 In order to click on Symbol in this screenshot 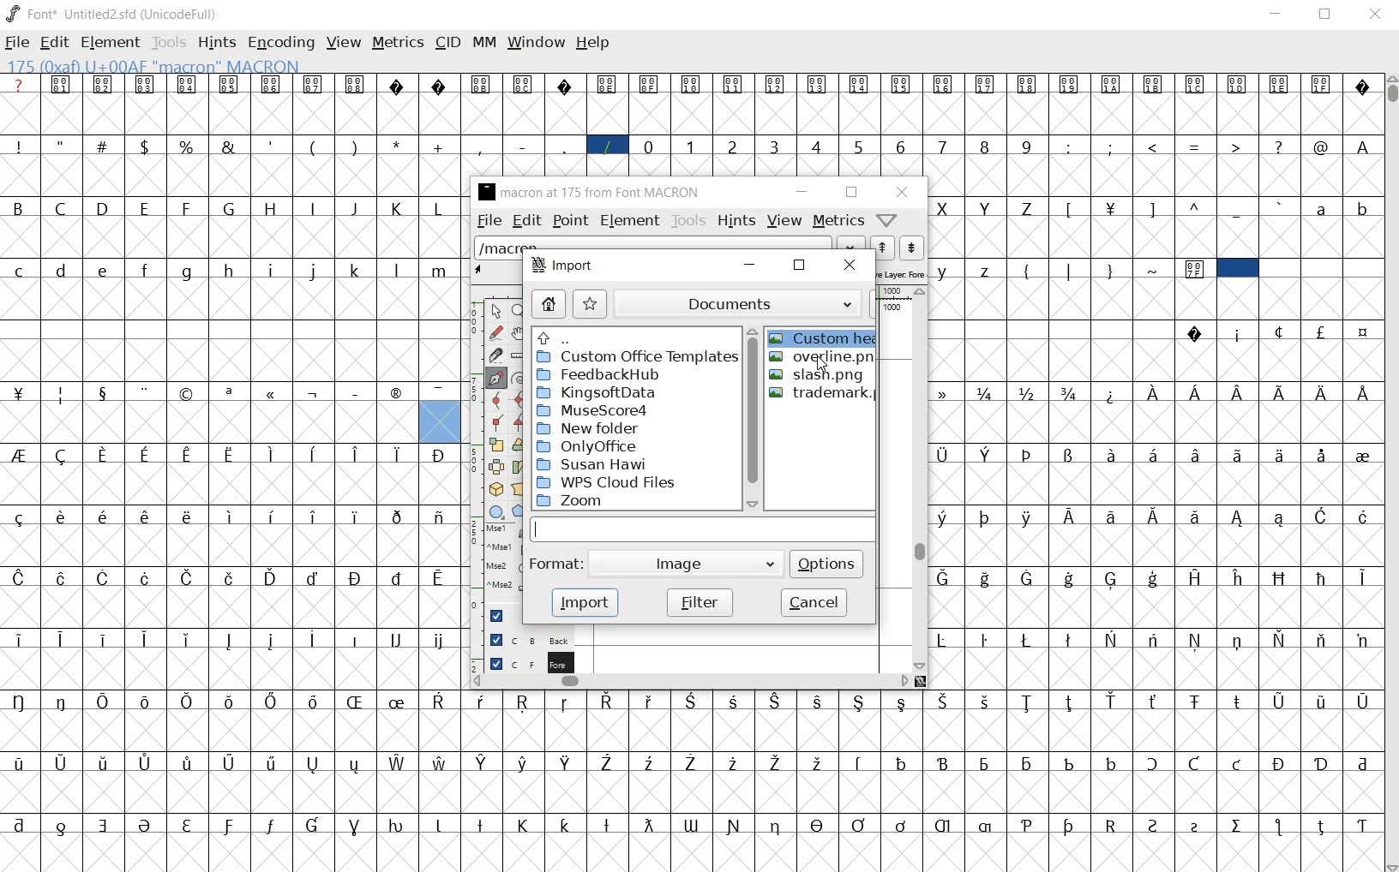, I will do `click(482, 83)`.